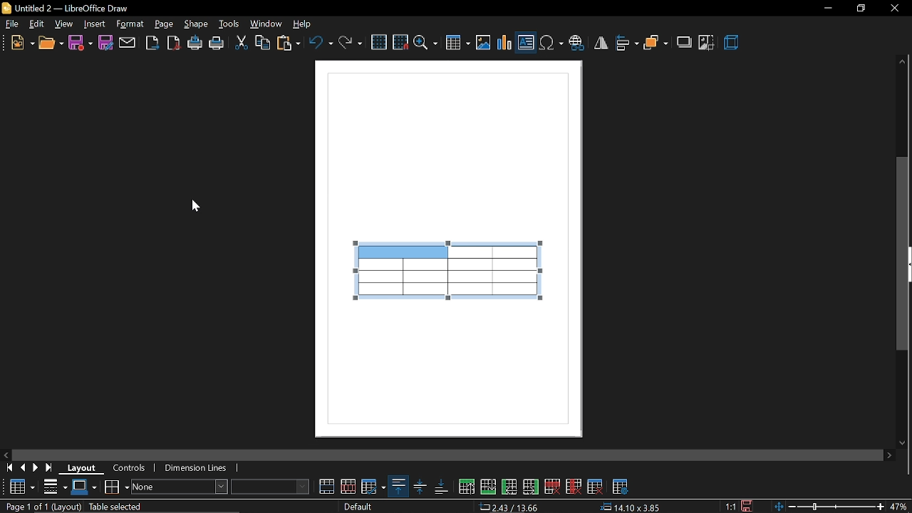 The width and height of the screenshot is (912, 513). Describe the element at coordinates (824, 9) in the screenshot. I see `Minimize` at that location.